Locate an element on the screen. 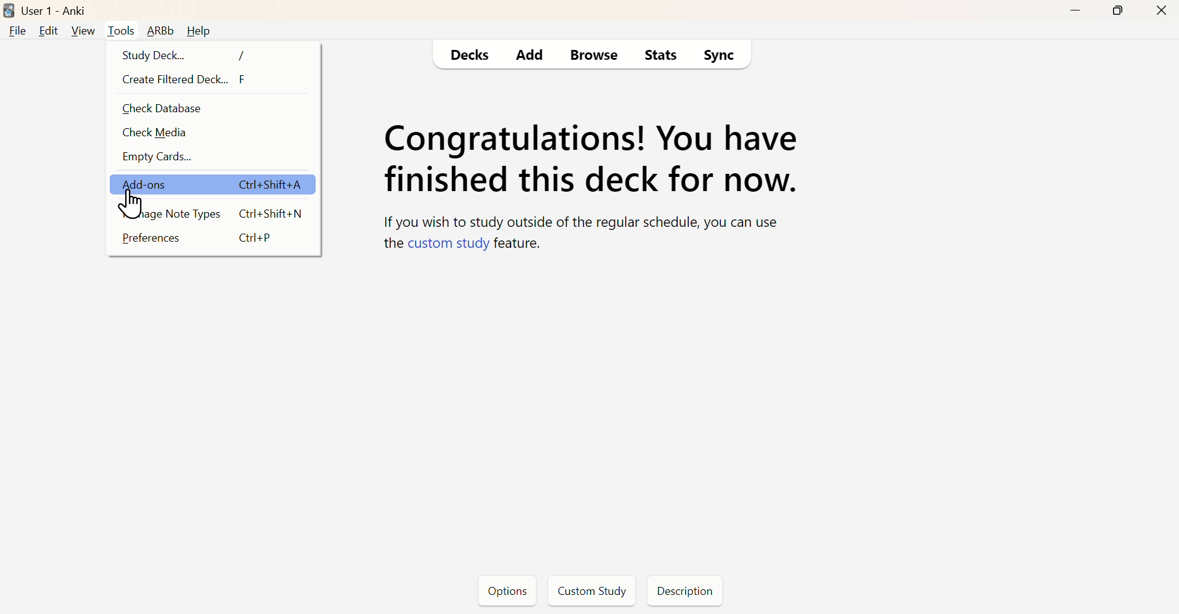  Minimize is located at coordinates (1075, 11).